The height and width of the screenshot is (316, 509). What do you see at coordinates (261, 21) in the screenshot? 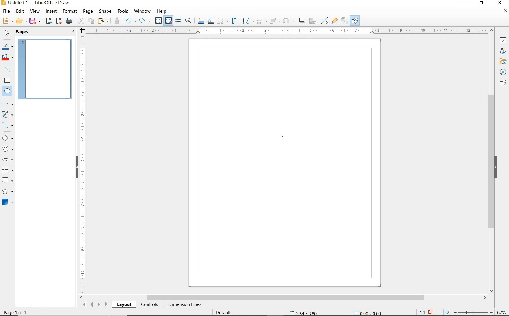
I see `ALIGN OBJECTS` at bounding box center [261, 21].